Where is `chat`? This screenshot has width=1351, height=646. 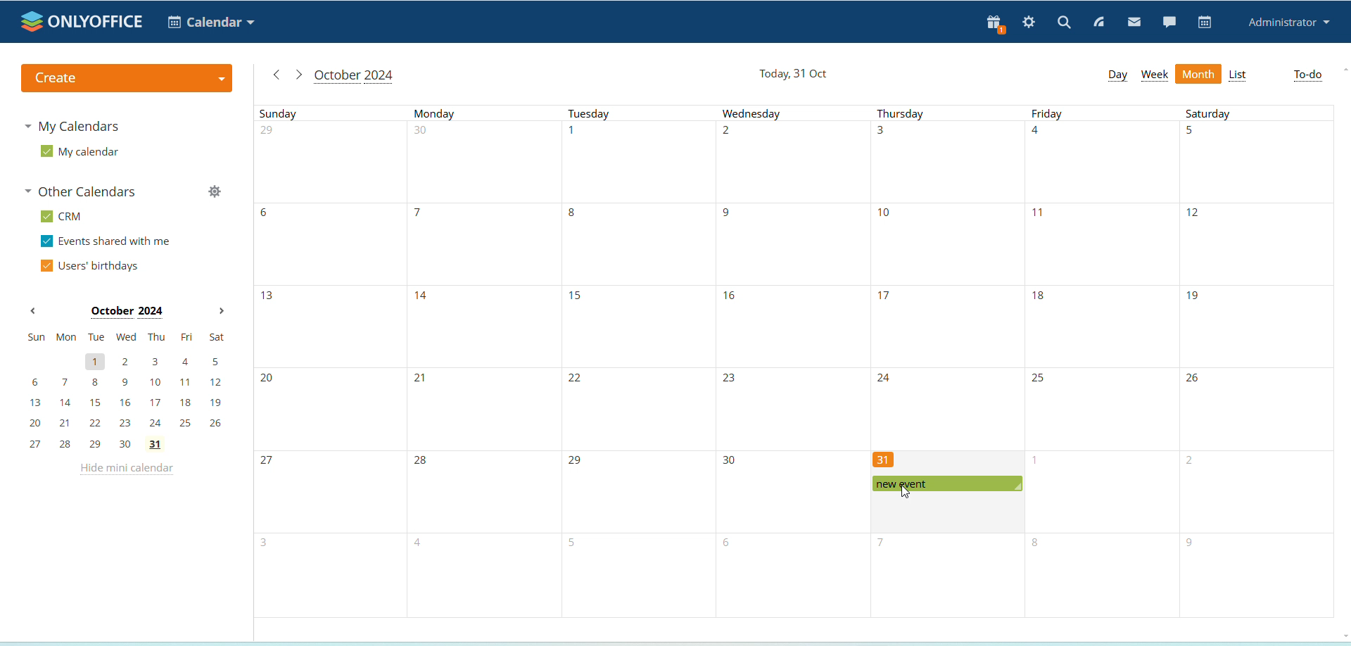 chat is located at coordinates (1169, 21).